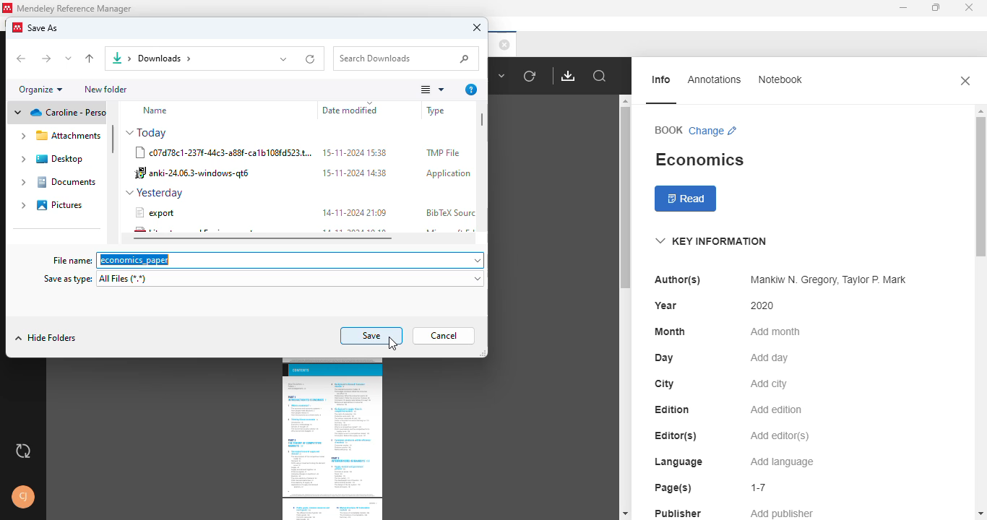 The height and width of the screenshot is (520, 987). I want to click on attachments, so click(61, 136).